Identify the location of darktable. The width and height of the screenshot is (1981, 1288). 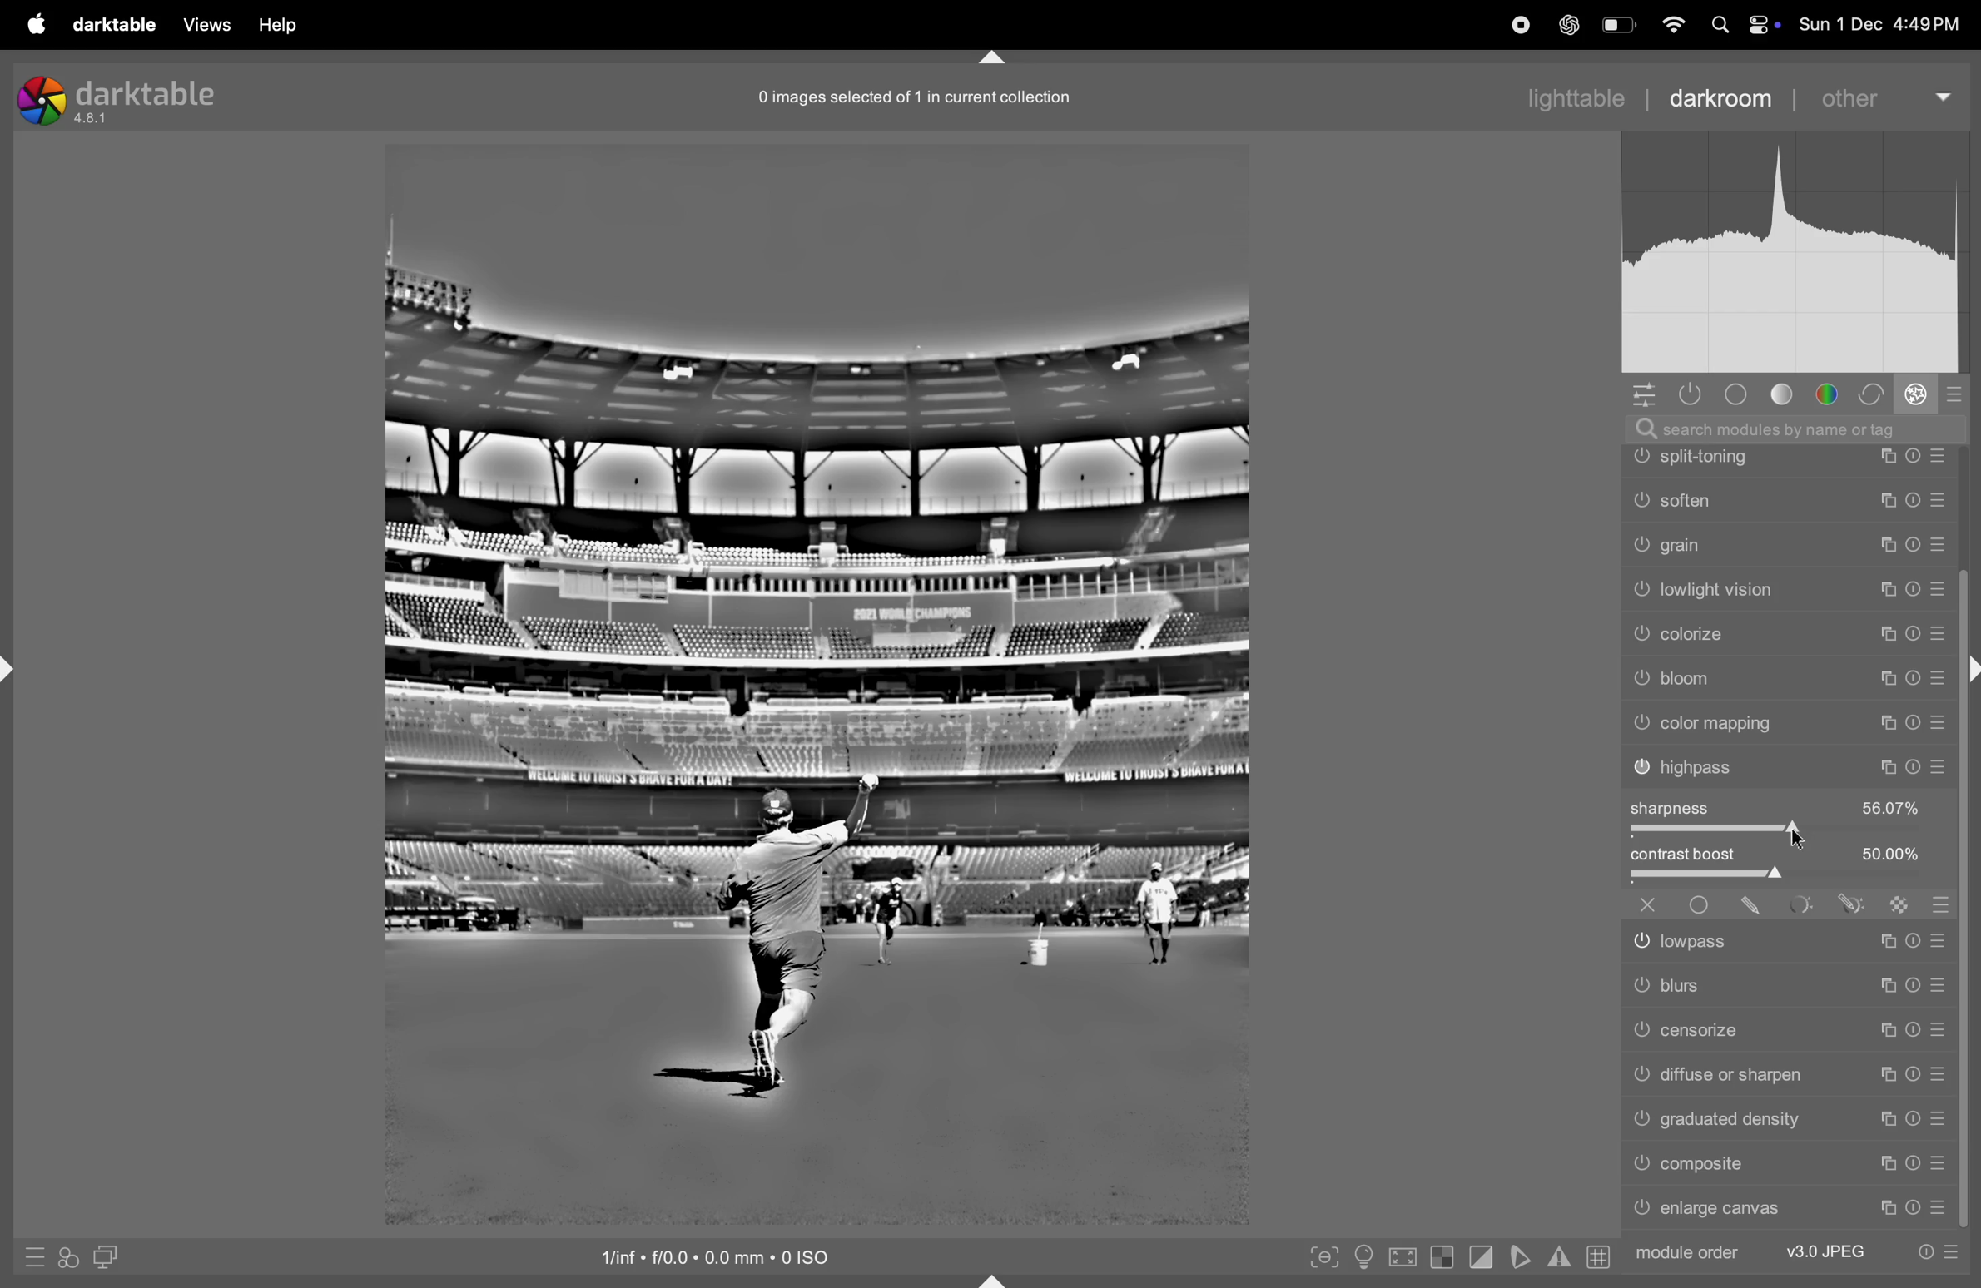
(114, 24).